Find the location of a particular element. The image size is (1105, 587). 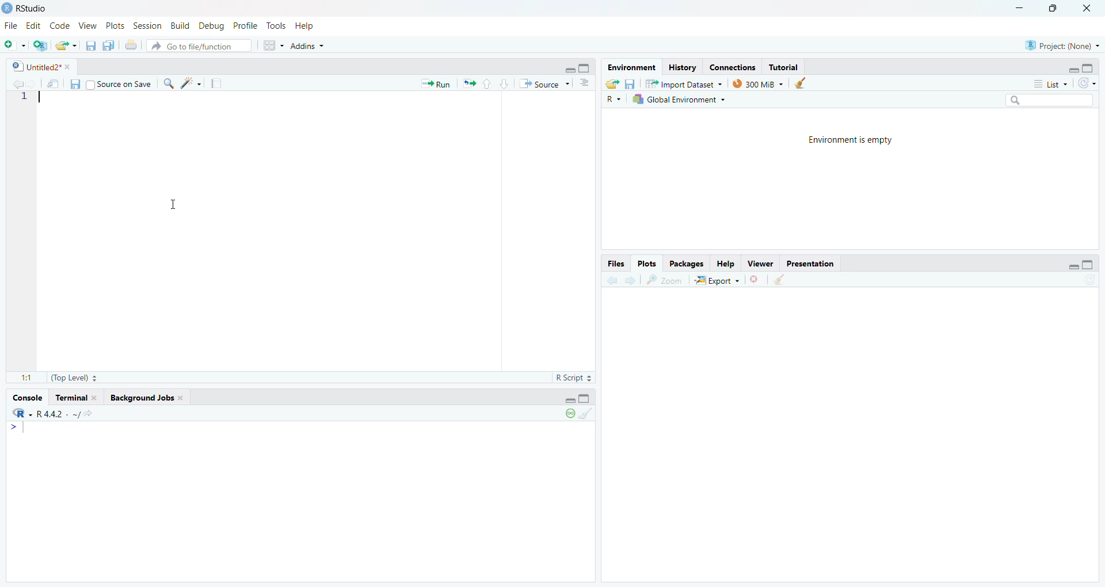

File is located at coordinates (11, 27).